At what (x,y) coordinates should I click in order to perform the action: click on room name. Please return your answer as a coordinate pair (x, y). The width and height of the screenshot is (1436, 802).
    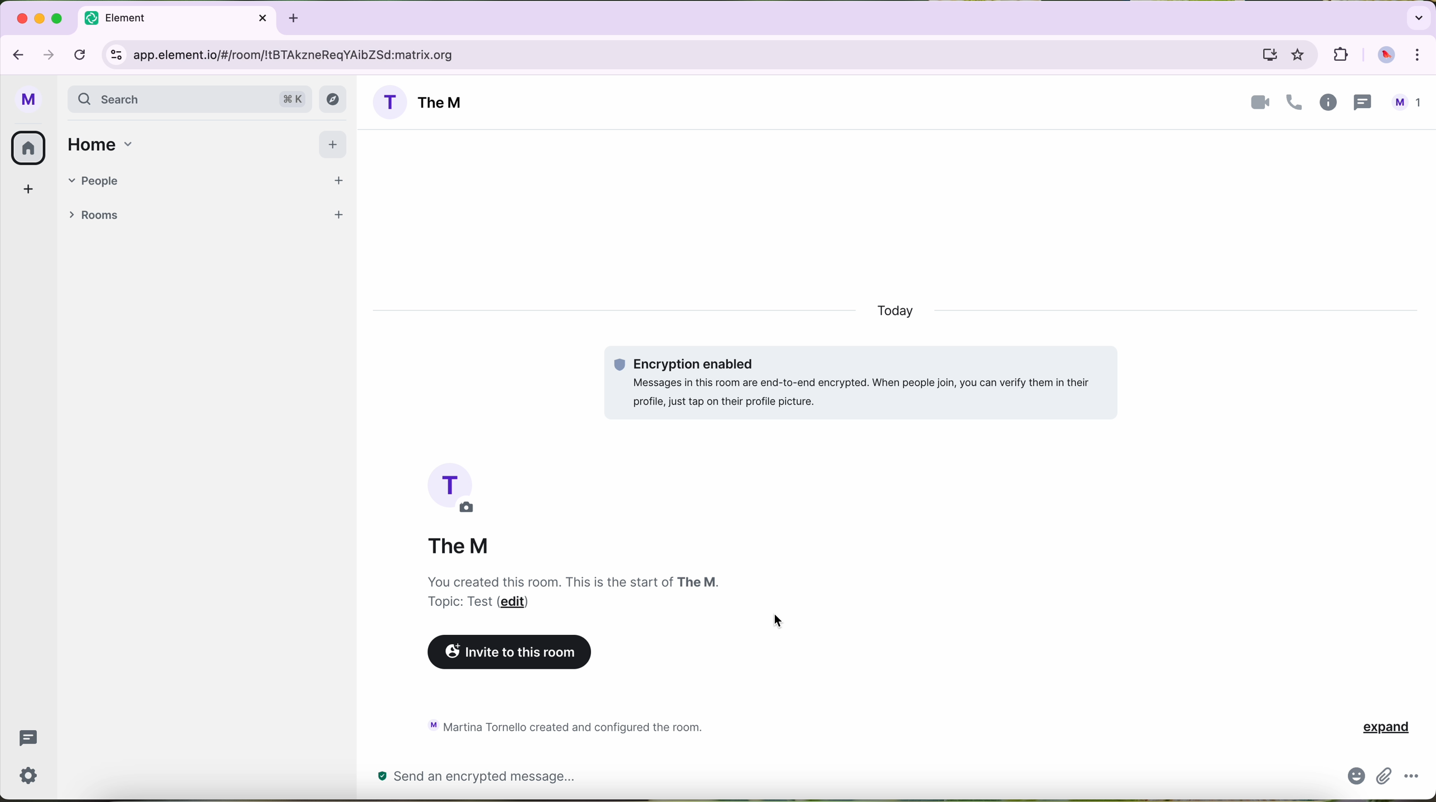
    Looking at the image, I should click on (424, 103).